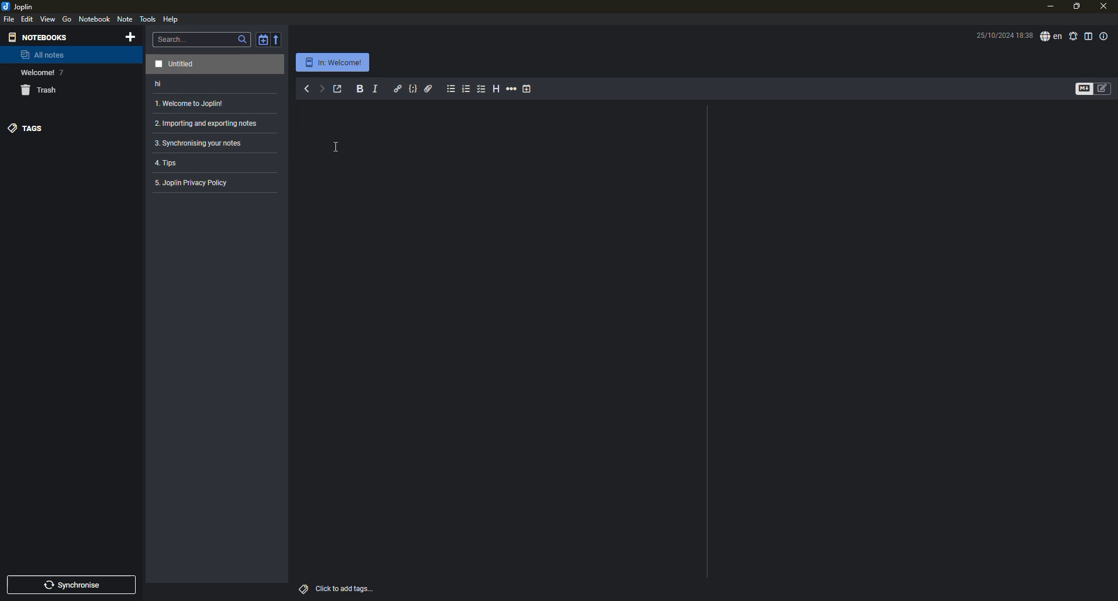 This screenshot has height=601, width=1118. What do you see at coordinates (67, 19) in the screenshot?
I see `go` at bounding box center [67, 19].